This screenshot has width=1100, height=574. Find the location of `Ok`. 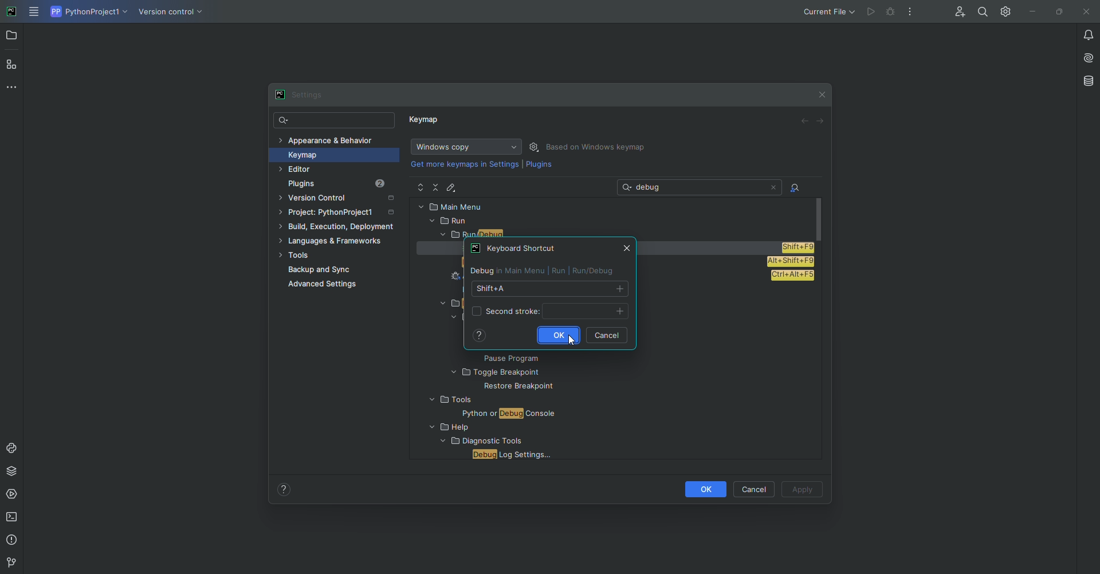

Ok is located at coordinates (560, 336).